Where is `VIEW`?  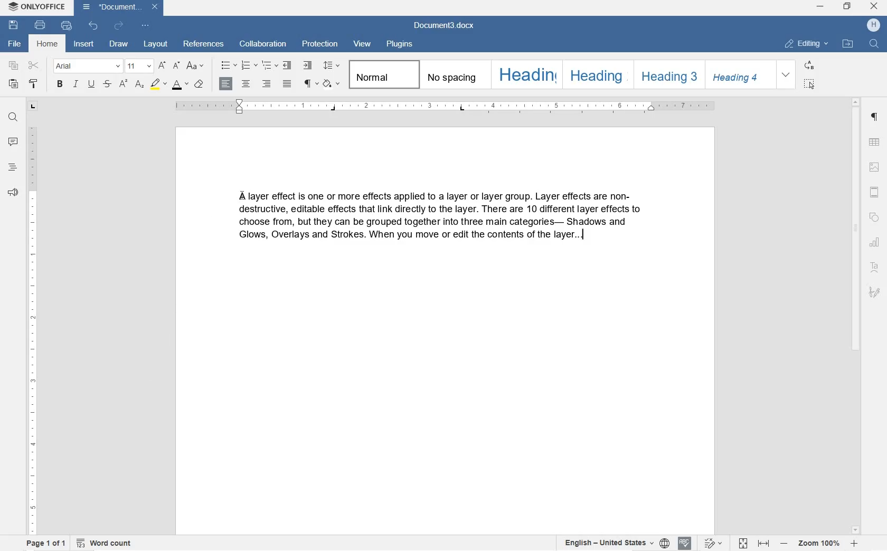 VIEW is located at coordinates (364, 44).